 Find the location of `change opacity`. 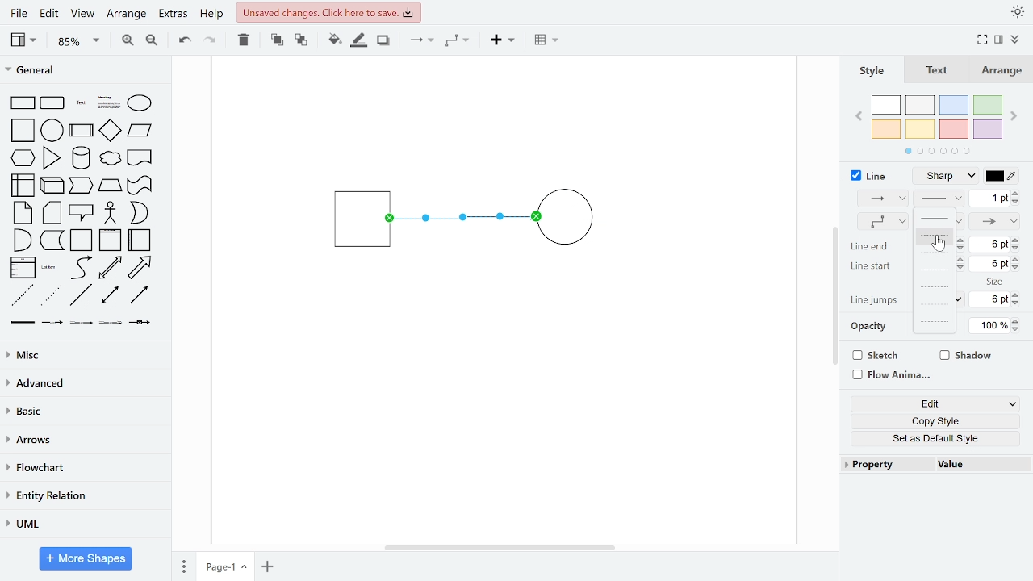

change opacity is located at coordinates (996, 326).